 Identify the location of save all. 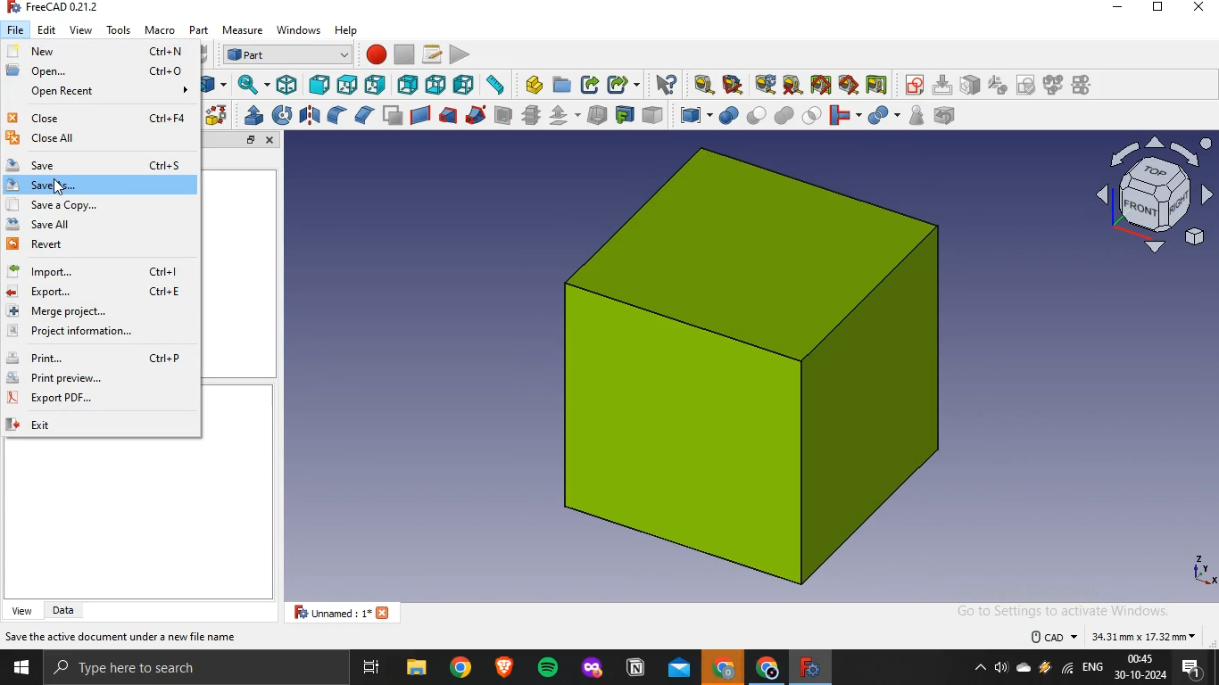
(95, 225).